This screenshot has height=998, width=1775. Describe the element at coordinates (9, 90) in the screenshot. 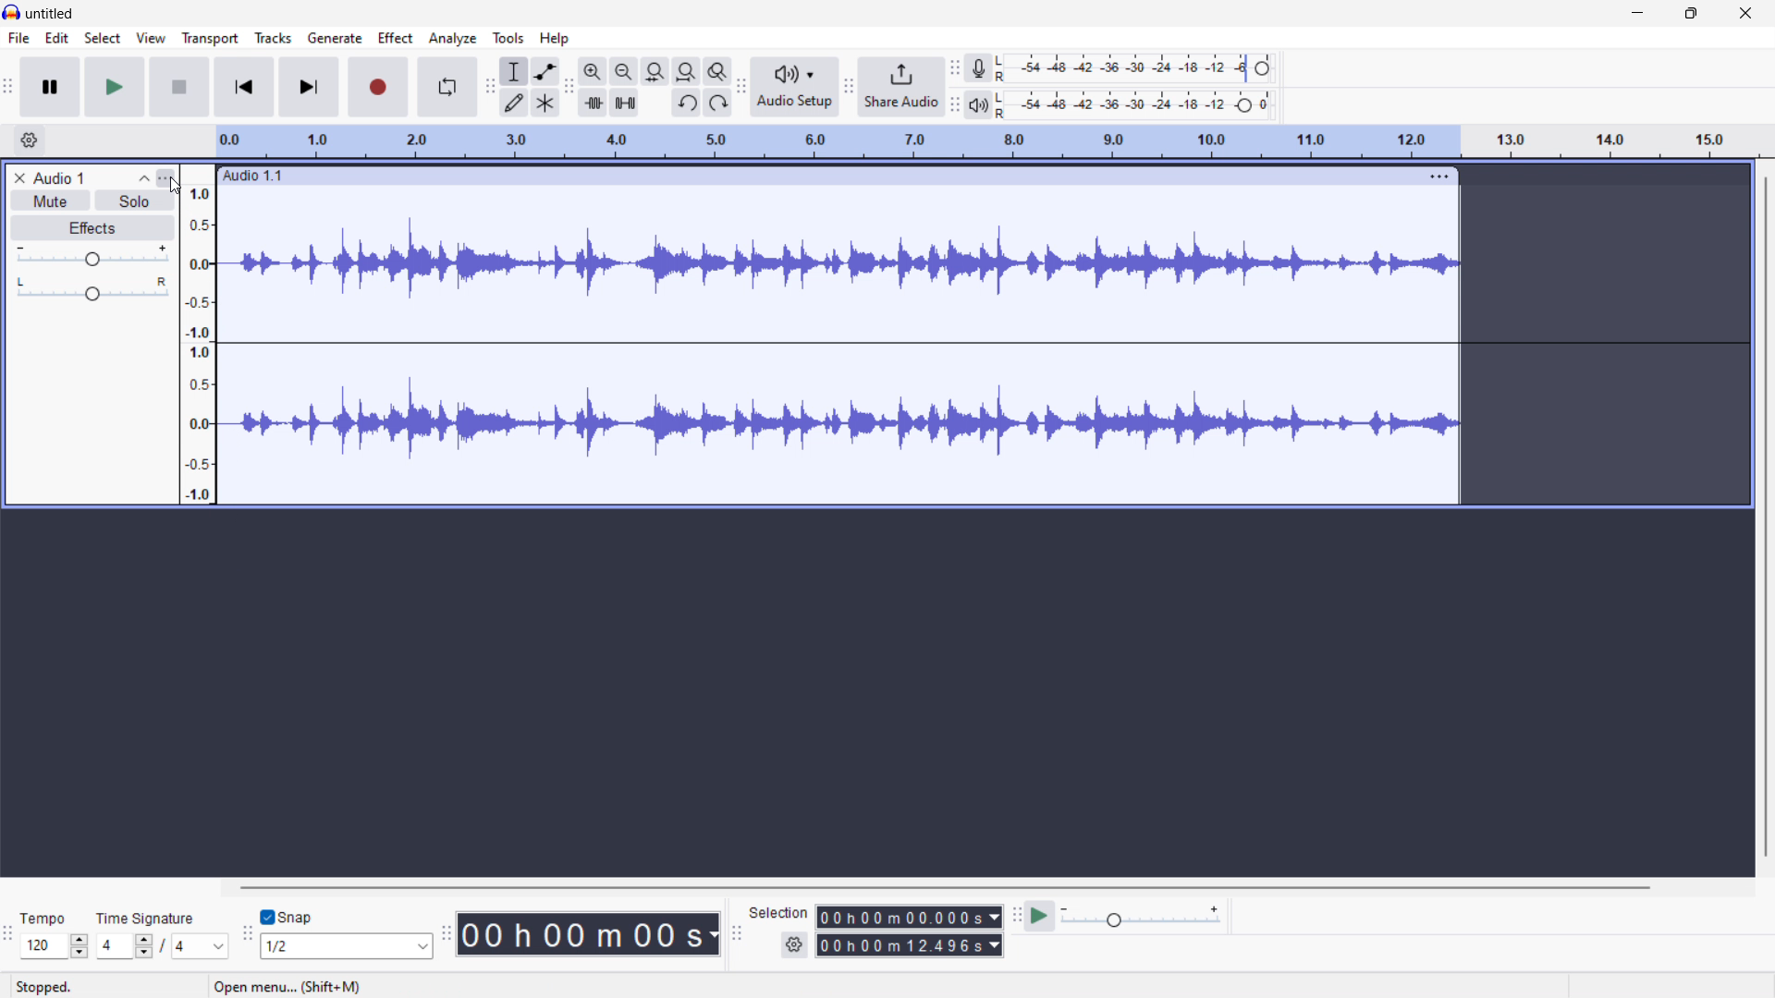

I see `transport toolbar` at that location.